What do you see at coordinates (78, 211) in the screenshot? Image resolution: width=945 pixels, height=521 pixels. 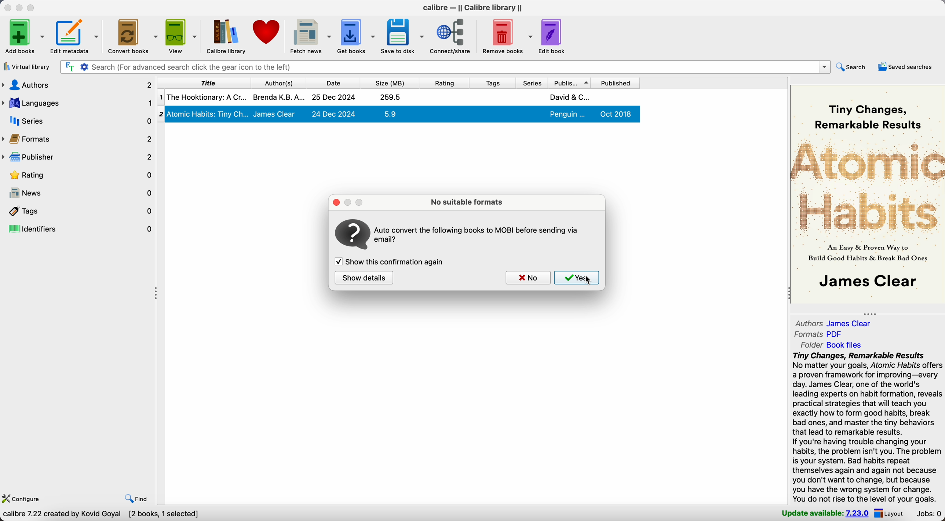 I see `tags` at bounding box center [78, 211].